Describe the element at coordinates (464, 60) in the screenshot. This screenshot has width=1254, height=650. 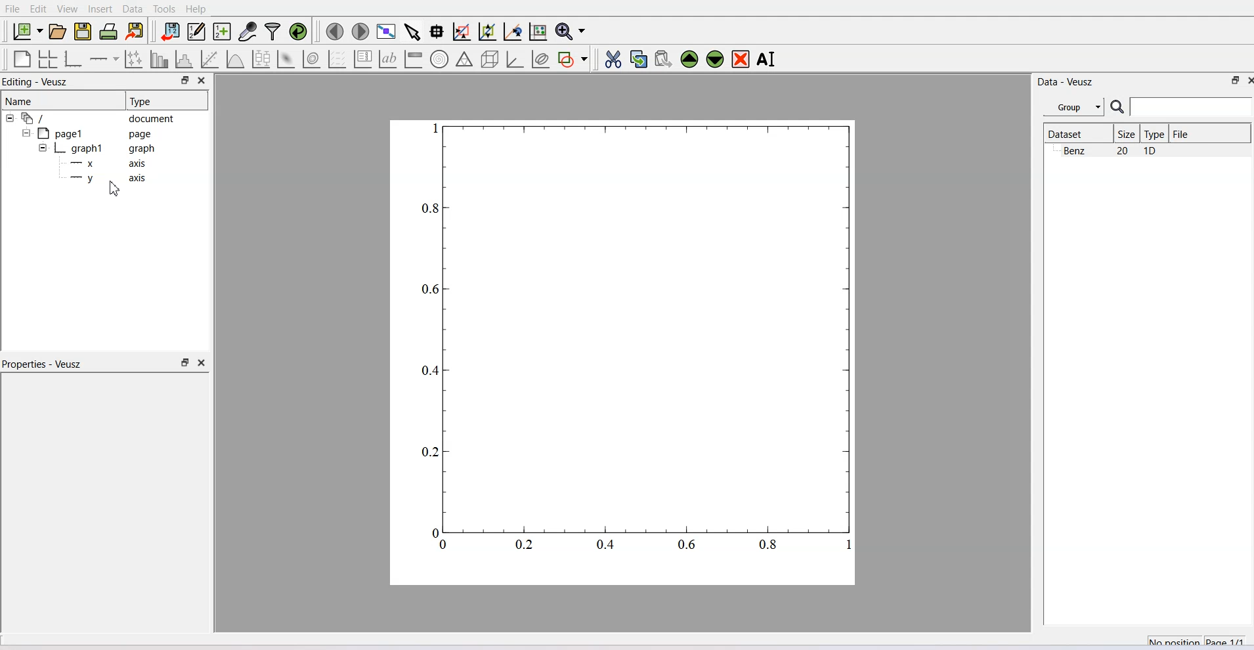
I see `Ternary Graph` at that location.